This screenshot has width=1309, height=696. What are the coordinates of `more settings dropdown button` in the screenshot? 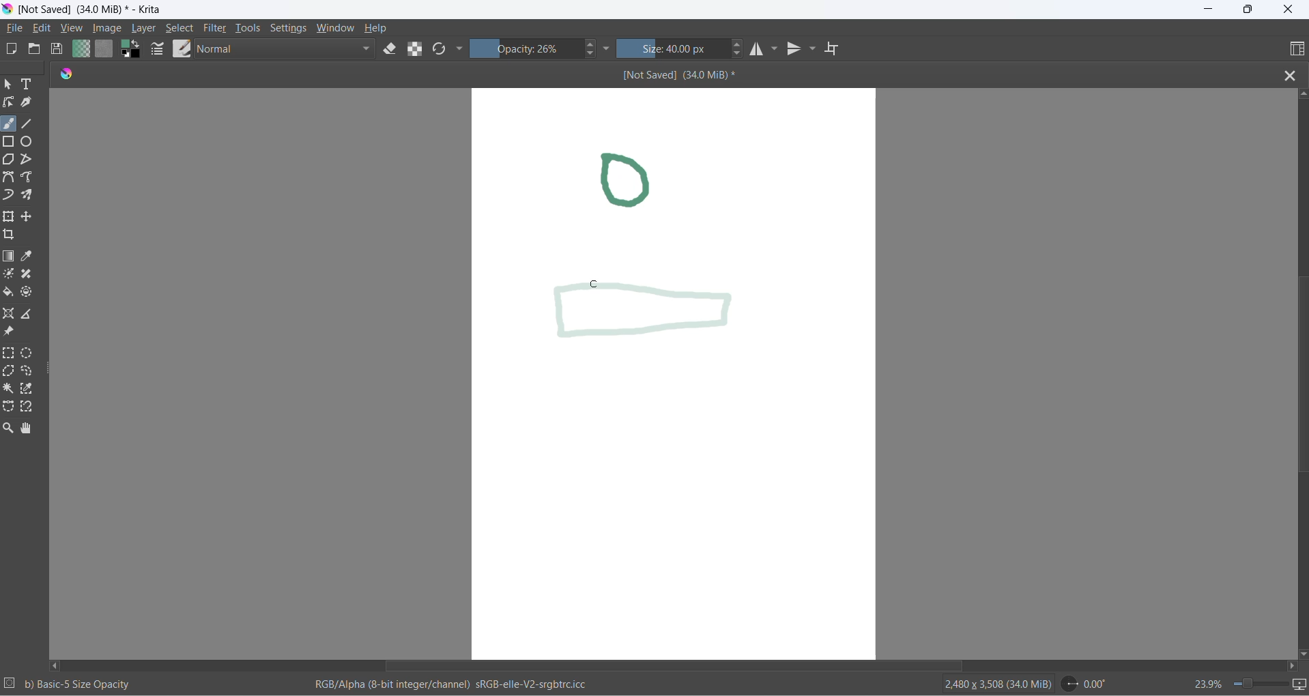 It's located at (461, 51).